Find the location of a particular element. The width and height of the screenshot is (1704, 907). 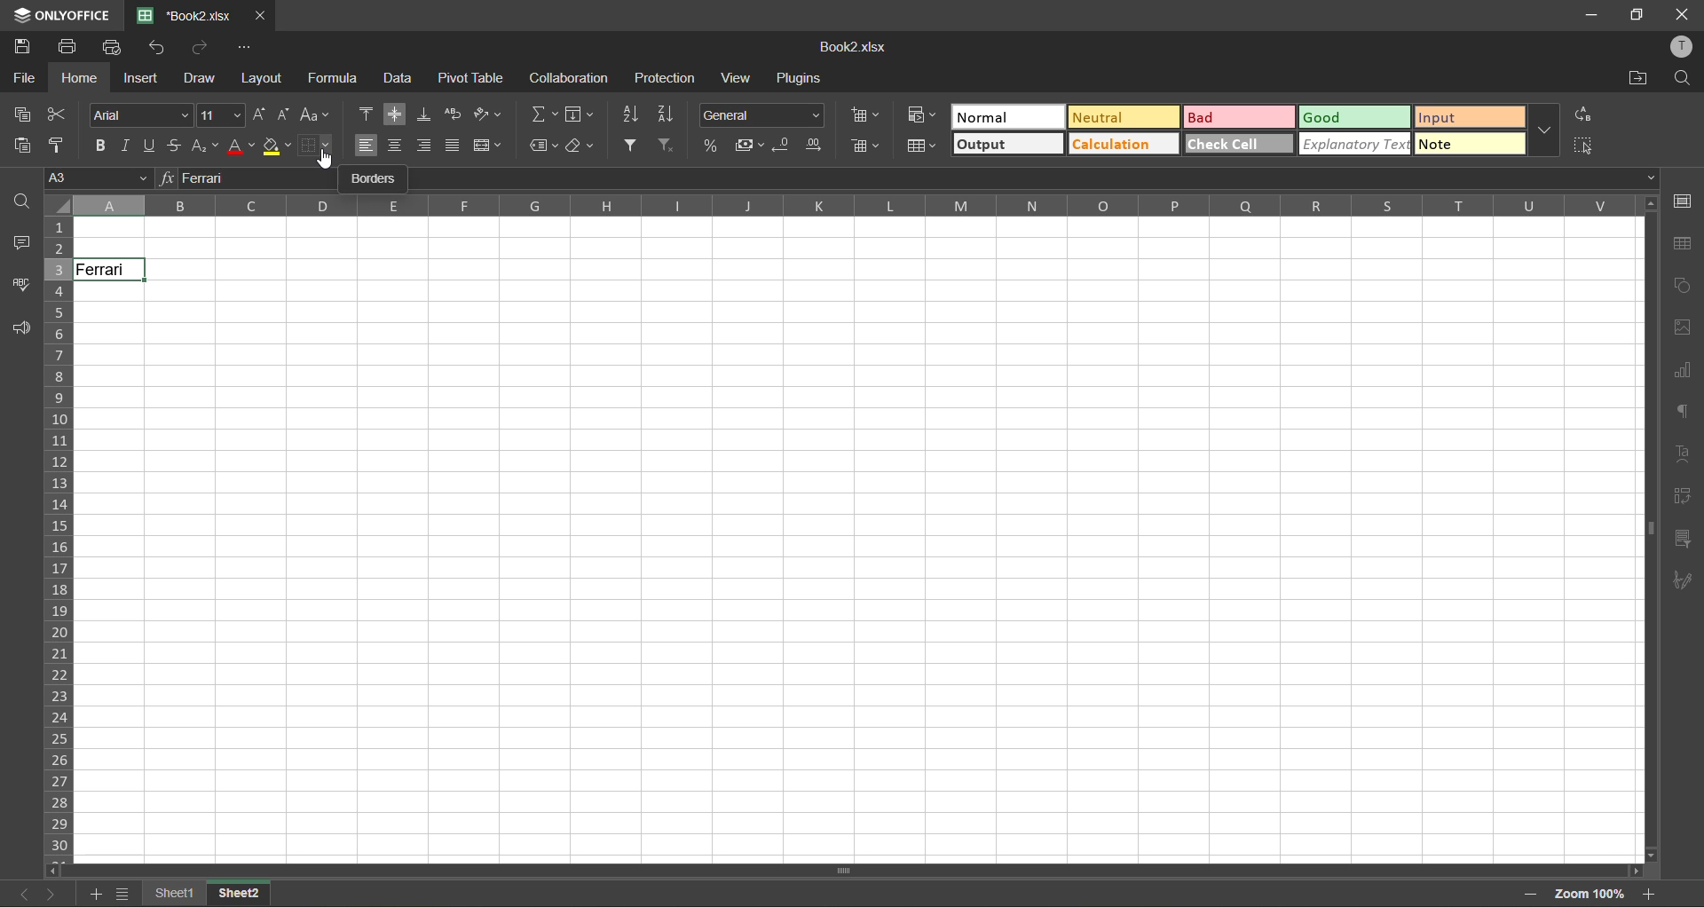

home is located at coordinates (76, 79).